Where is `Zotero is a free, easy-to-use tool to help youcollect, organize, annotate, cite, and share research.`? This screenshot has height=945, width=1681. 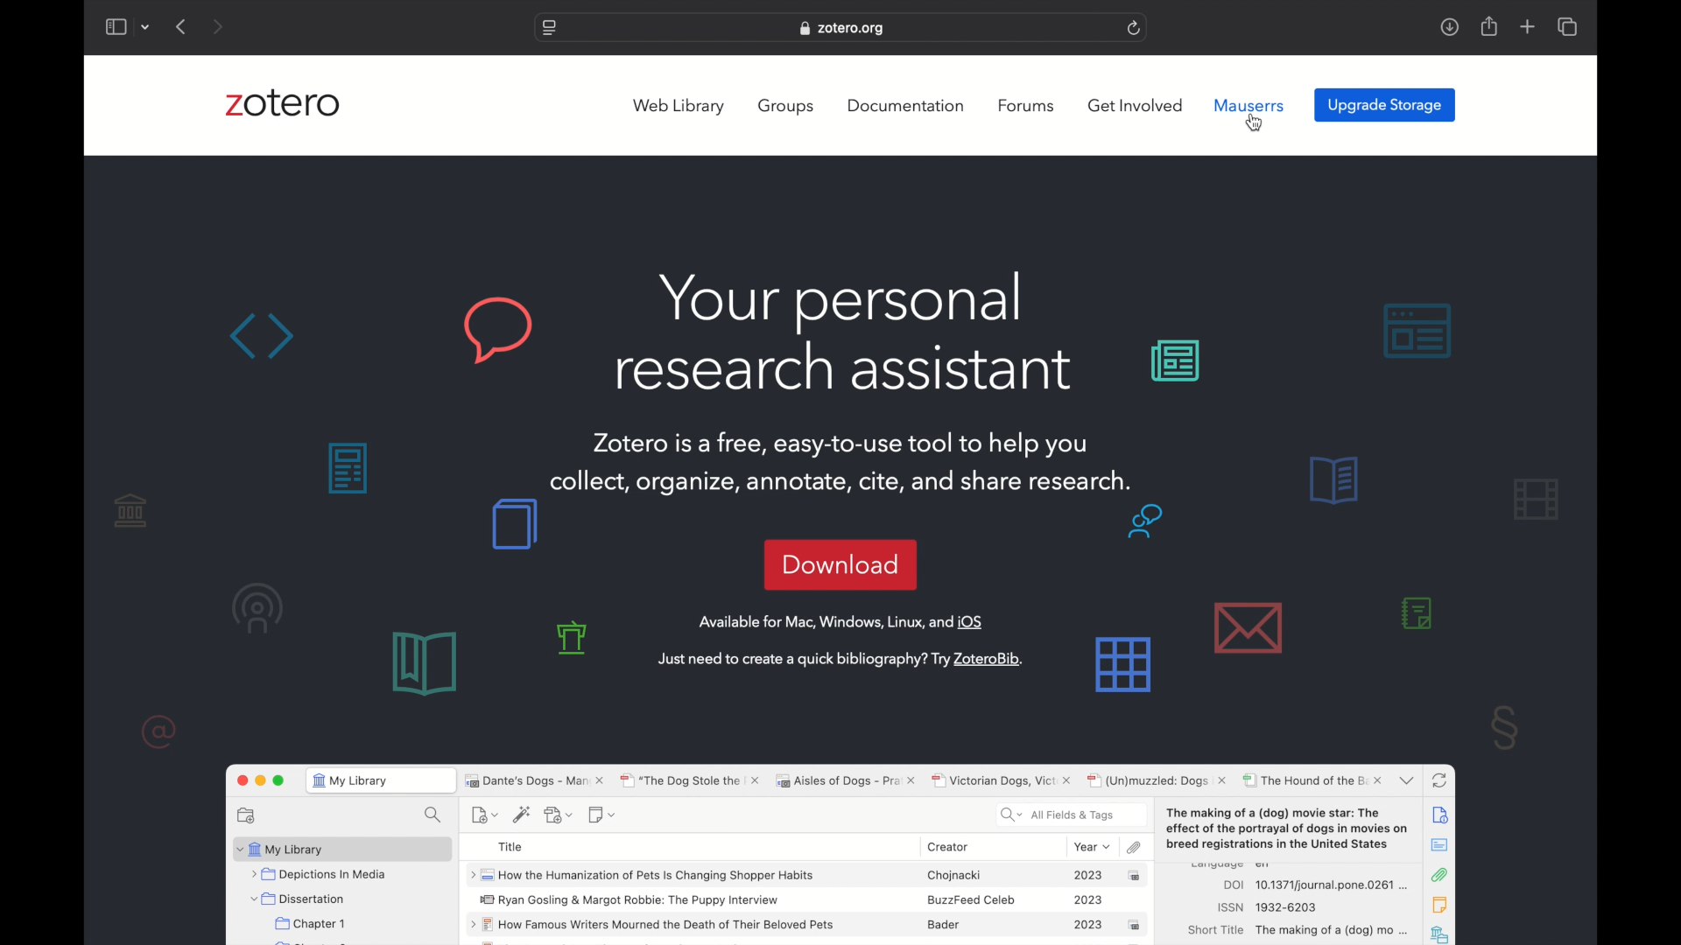 Zotero is a free, easy-to-use tool to help youcollect, organize, annotate, cite, and share research. is located at coordinates (840, 459).